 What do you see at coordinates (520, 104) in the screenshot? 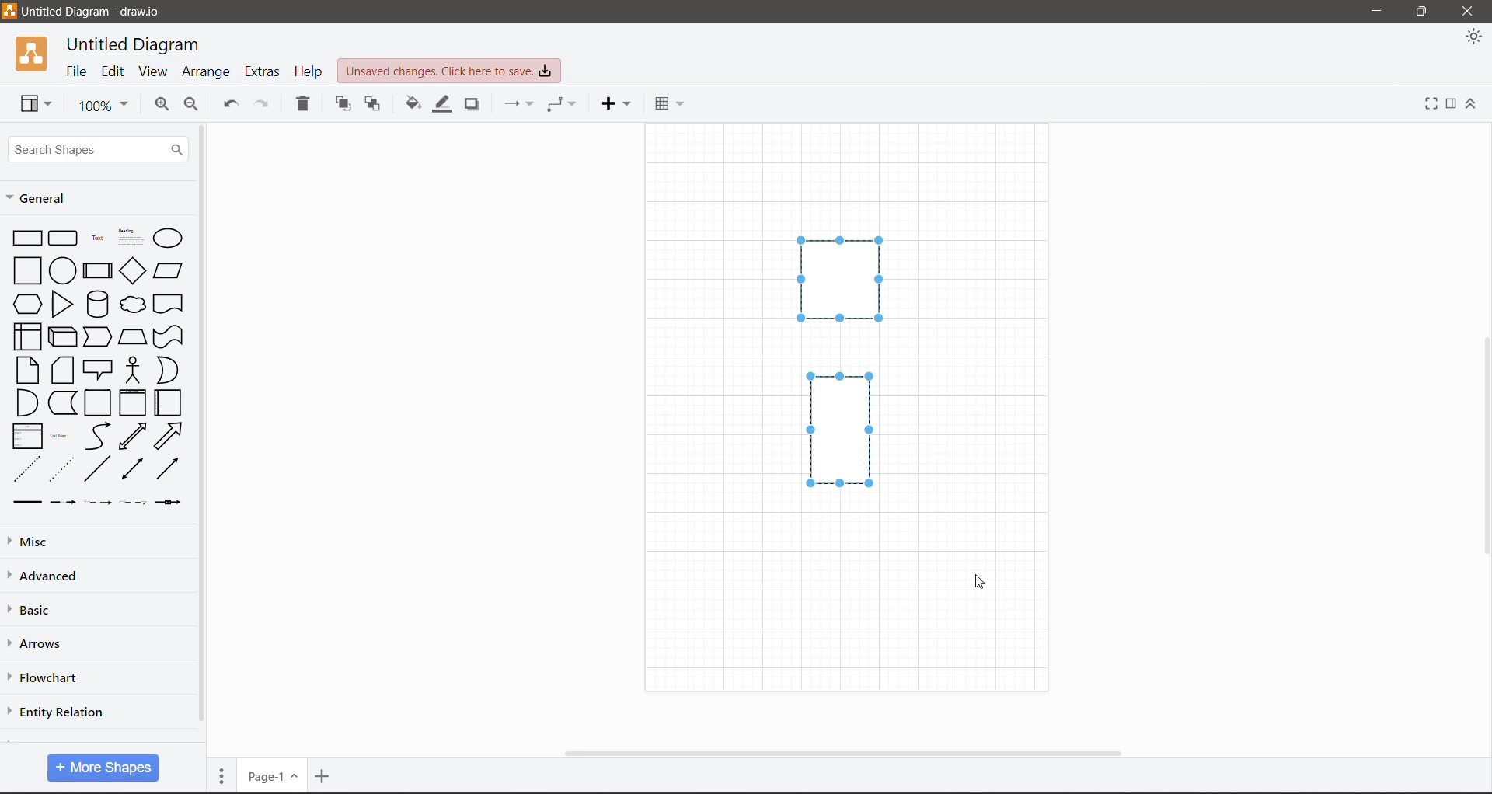
I see `Connection` at bounding box center [520, 104].